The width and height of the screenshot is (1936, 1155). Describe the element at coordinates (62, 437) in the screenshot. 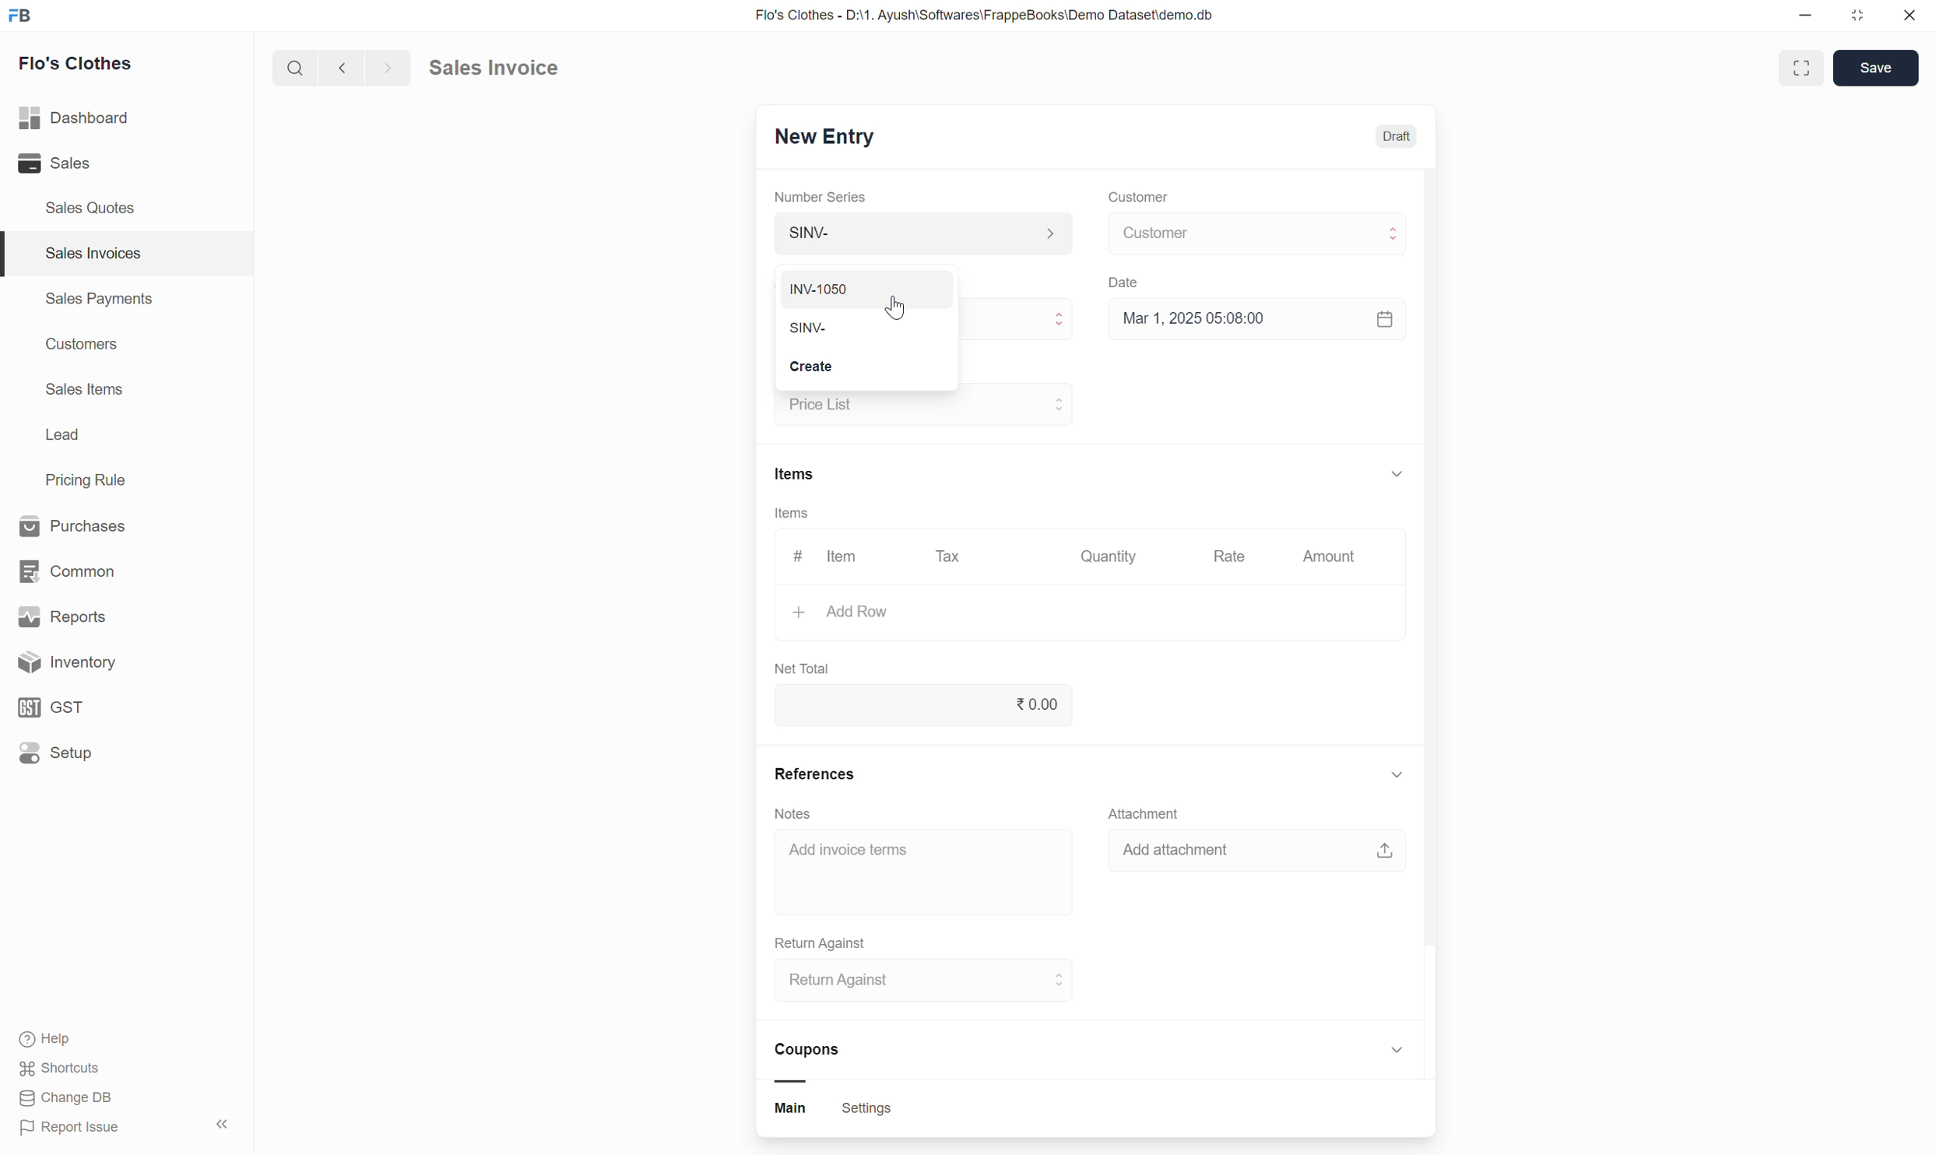

I see `Lead` at that location.